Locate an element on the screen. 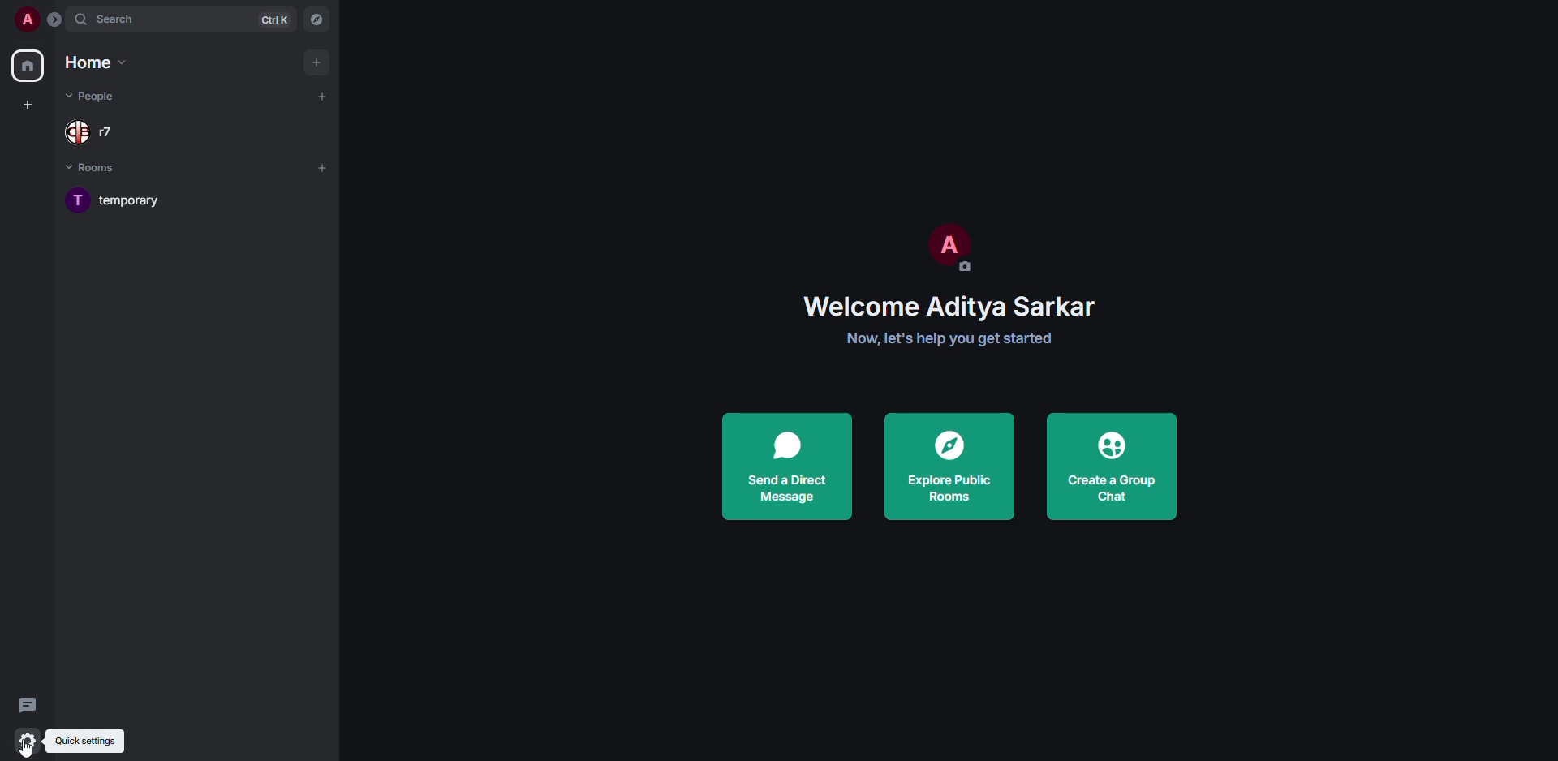 The width and height of the screenshot is (1558, 761). rooms is located at coordinates (102, 170).